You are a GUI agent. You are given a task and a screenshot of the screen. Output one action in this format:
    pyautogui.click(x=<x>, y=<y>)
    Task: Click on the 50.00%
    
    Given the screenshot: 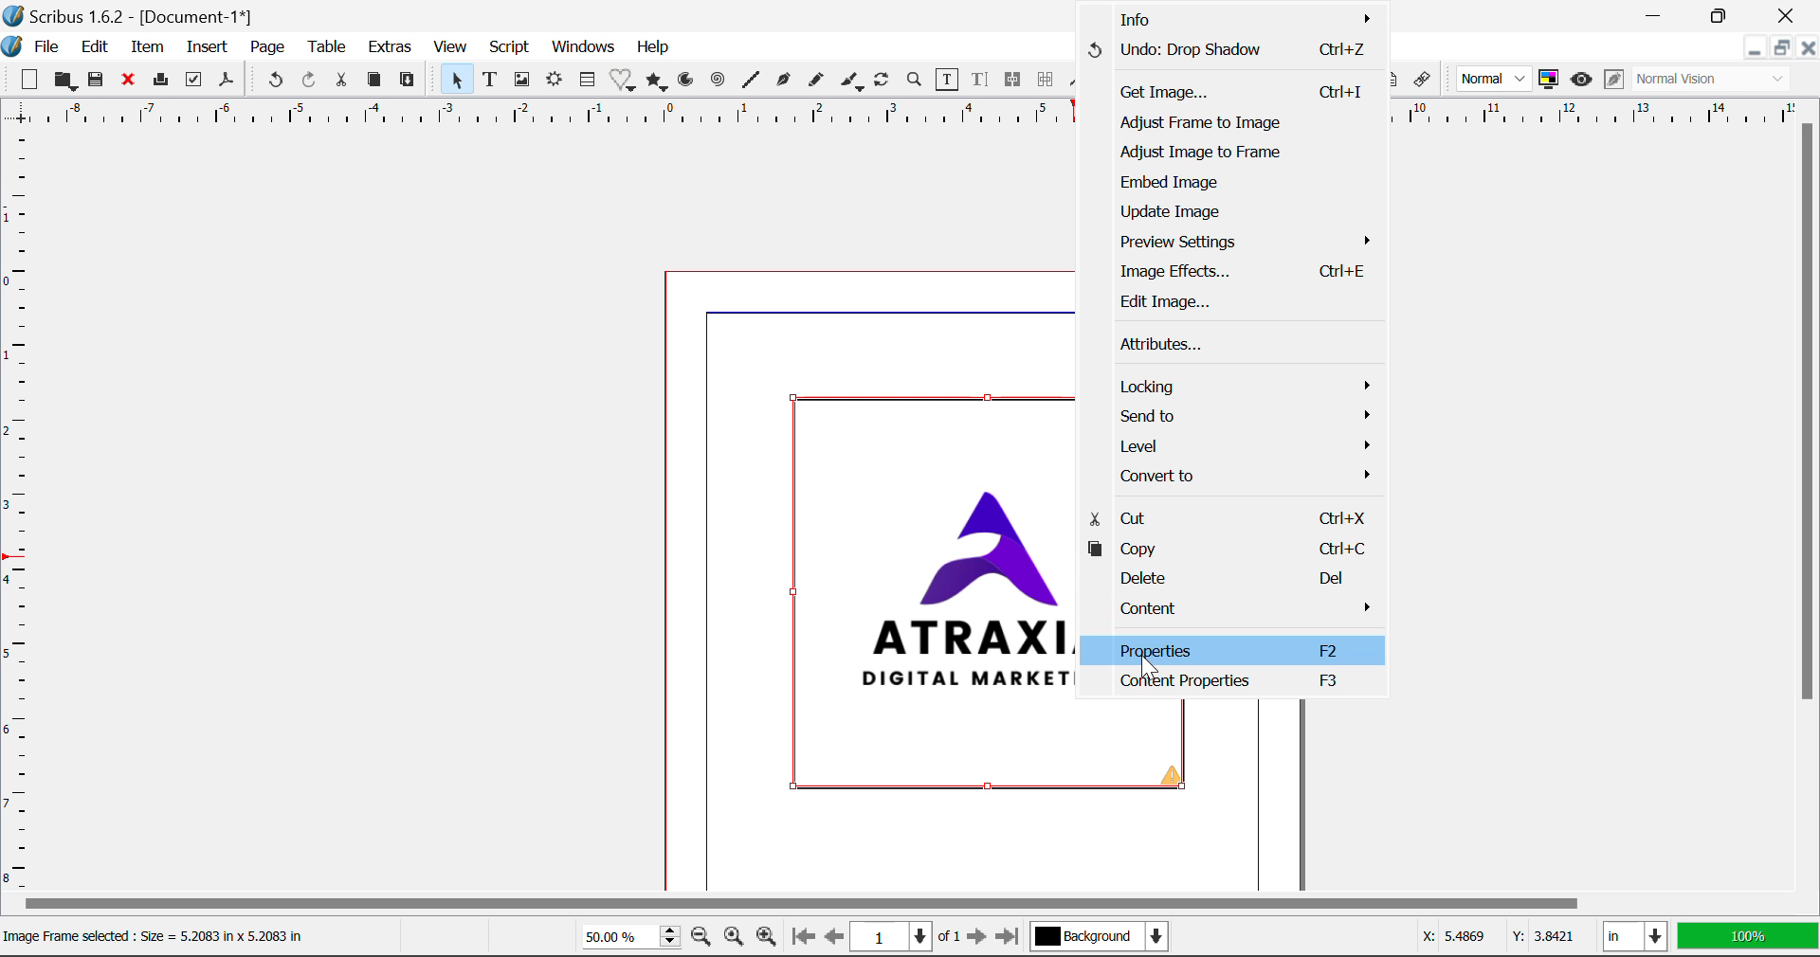 What is the action you would take?
    pyautogui.click(x=627, y=935)
    